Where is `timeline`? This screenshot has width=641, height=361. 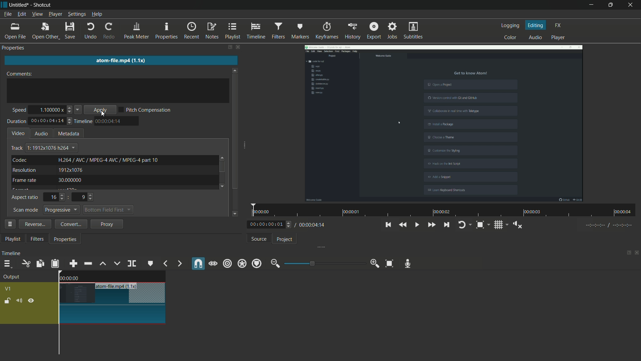
timeline is located at coordinates (11, 253).